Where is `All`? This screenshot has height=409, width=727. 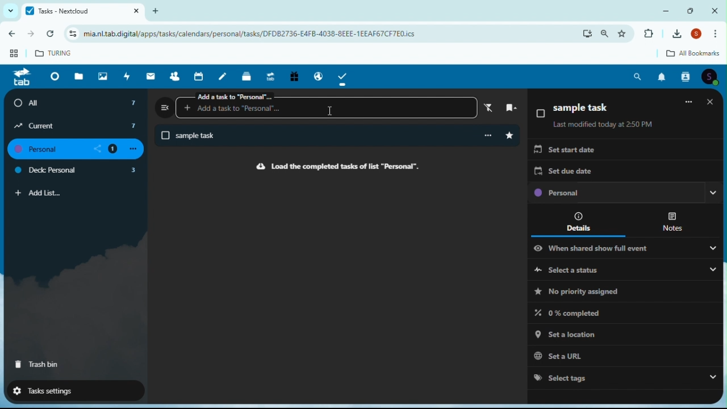 All is located at coordinates (77, 103).